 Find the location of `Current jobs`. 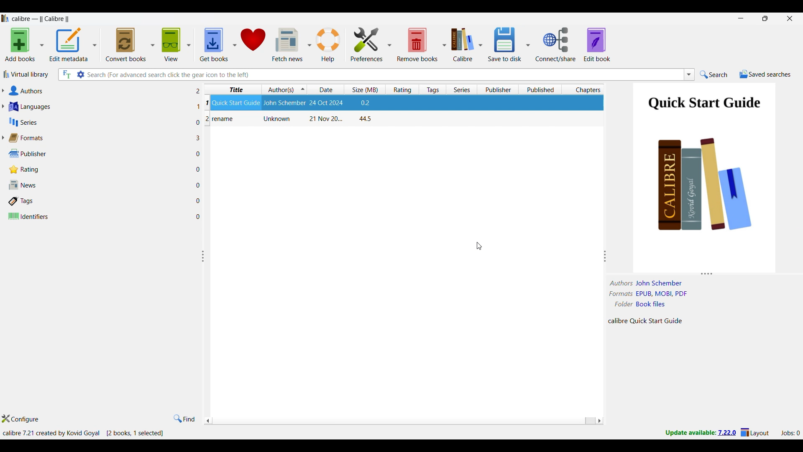

Current jobs is located at coordinates (790, 433).